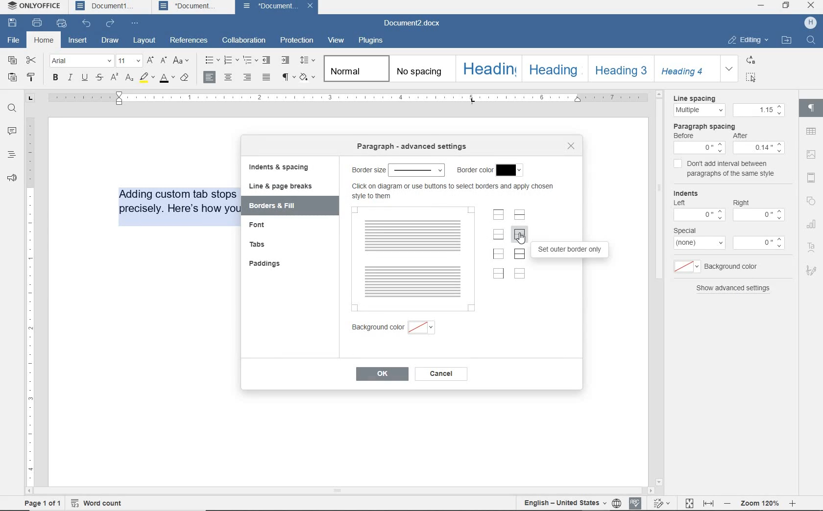 The image size is (823, 511). I want to click on set no borders, so click(520, 274).